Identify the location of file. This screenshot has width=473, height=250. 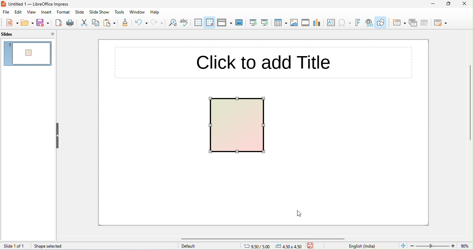
(5, 12).